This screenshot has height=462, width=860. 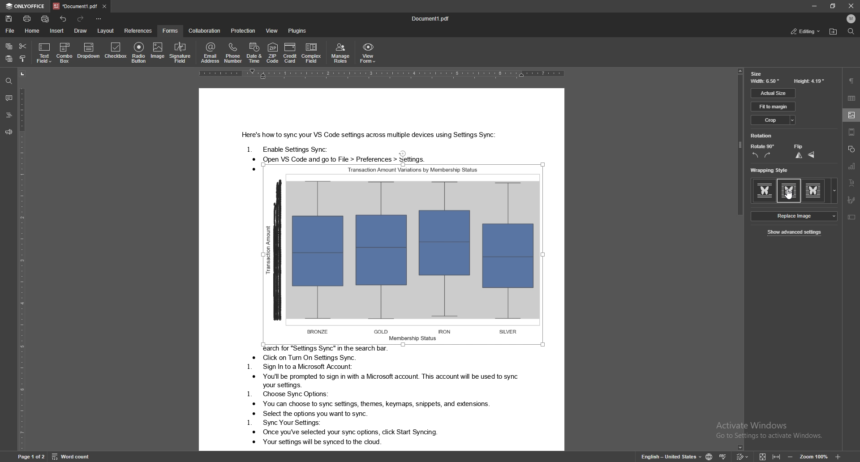 What do you see at coordinates (852, 132) in the screenshot?
I see `header and footer` at bounding box center [852, 132].